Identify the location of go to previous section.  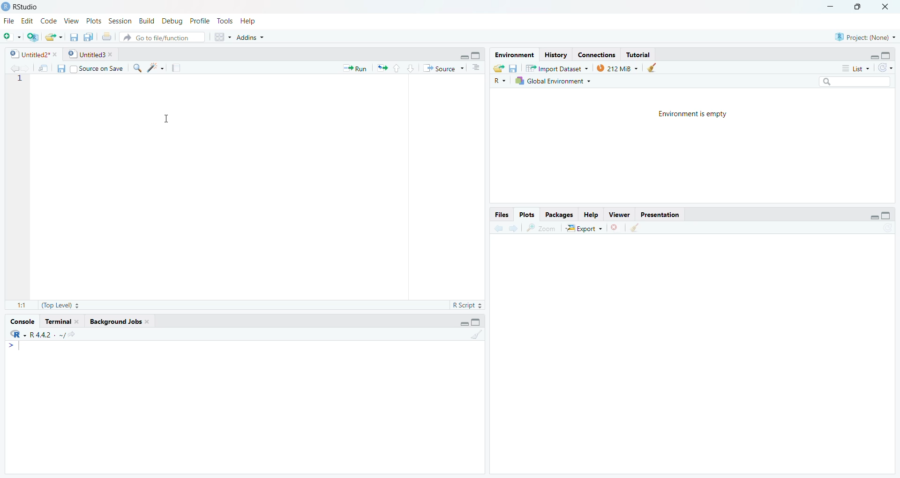
(397, 67).